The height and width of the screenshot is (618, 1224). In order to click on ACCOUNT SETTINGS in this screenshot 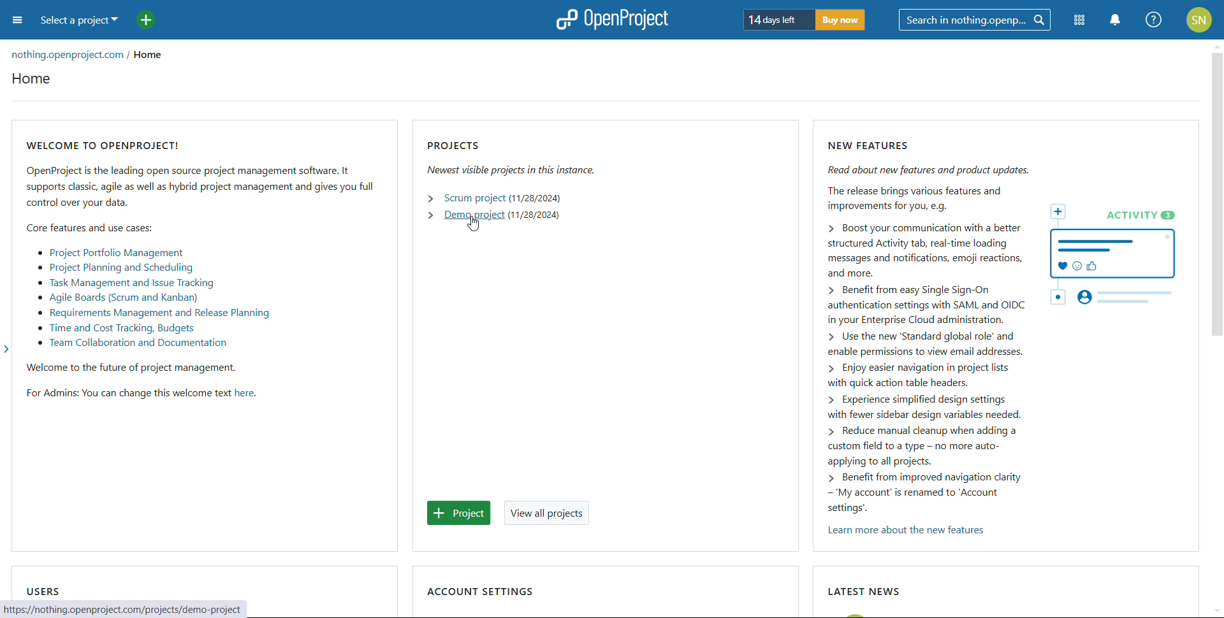, I will do `click(483, 586)`.